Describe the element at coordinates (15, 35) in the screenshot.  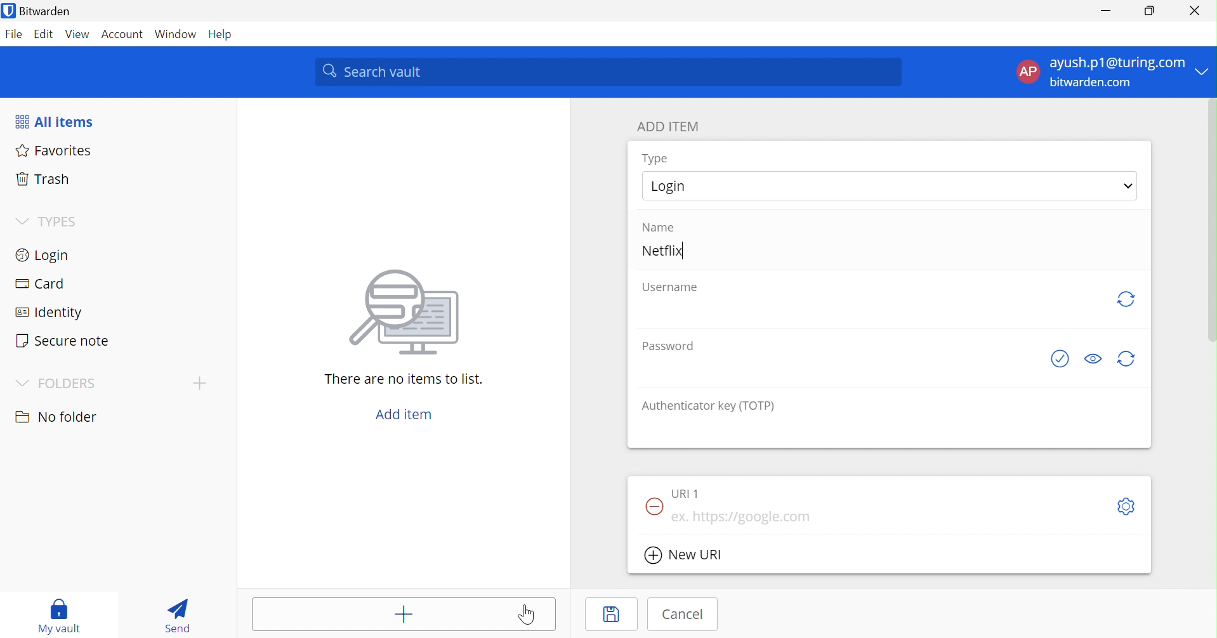
I see `File` at that location.